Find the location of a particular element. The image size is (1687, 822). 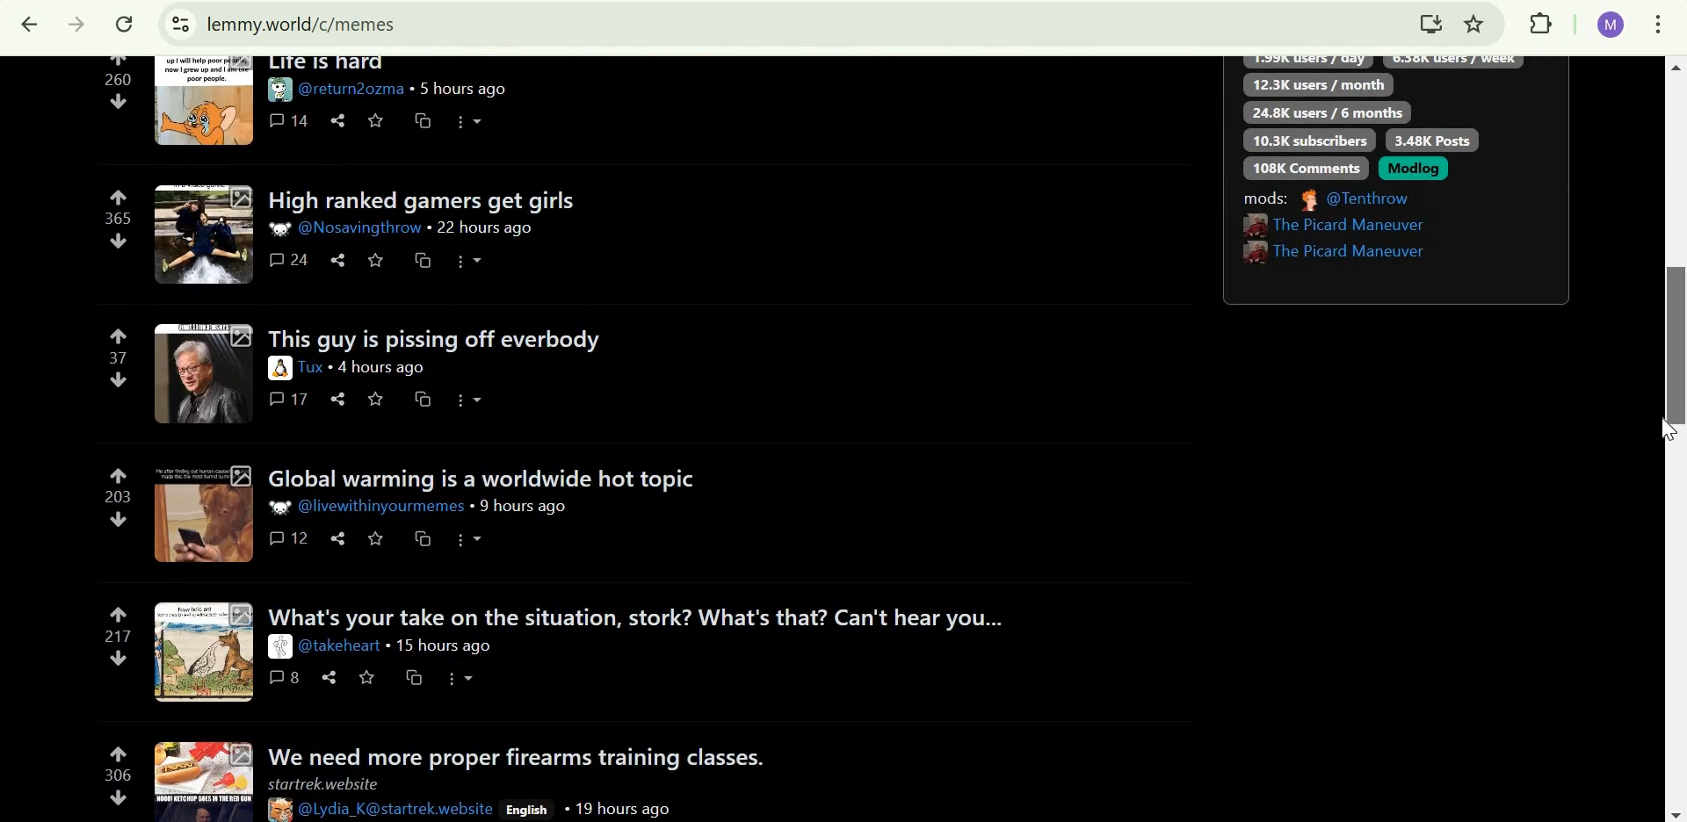

Mods: is located at coordinates (1267, 198).